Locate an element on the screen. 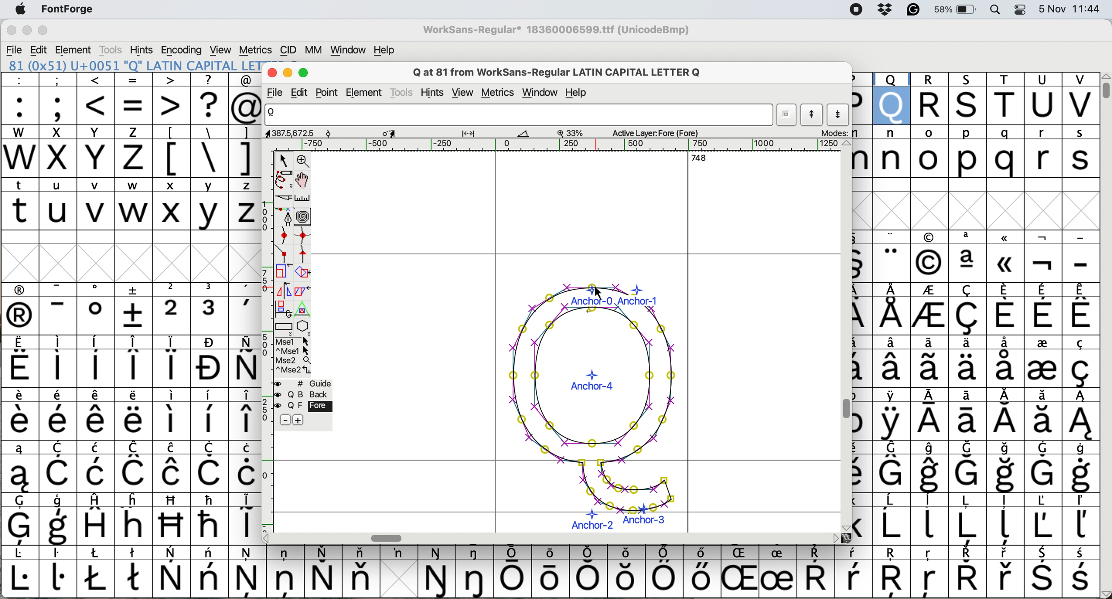  cursor is located at coordinates (599, 291).